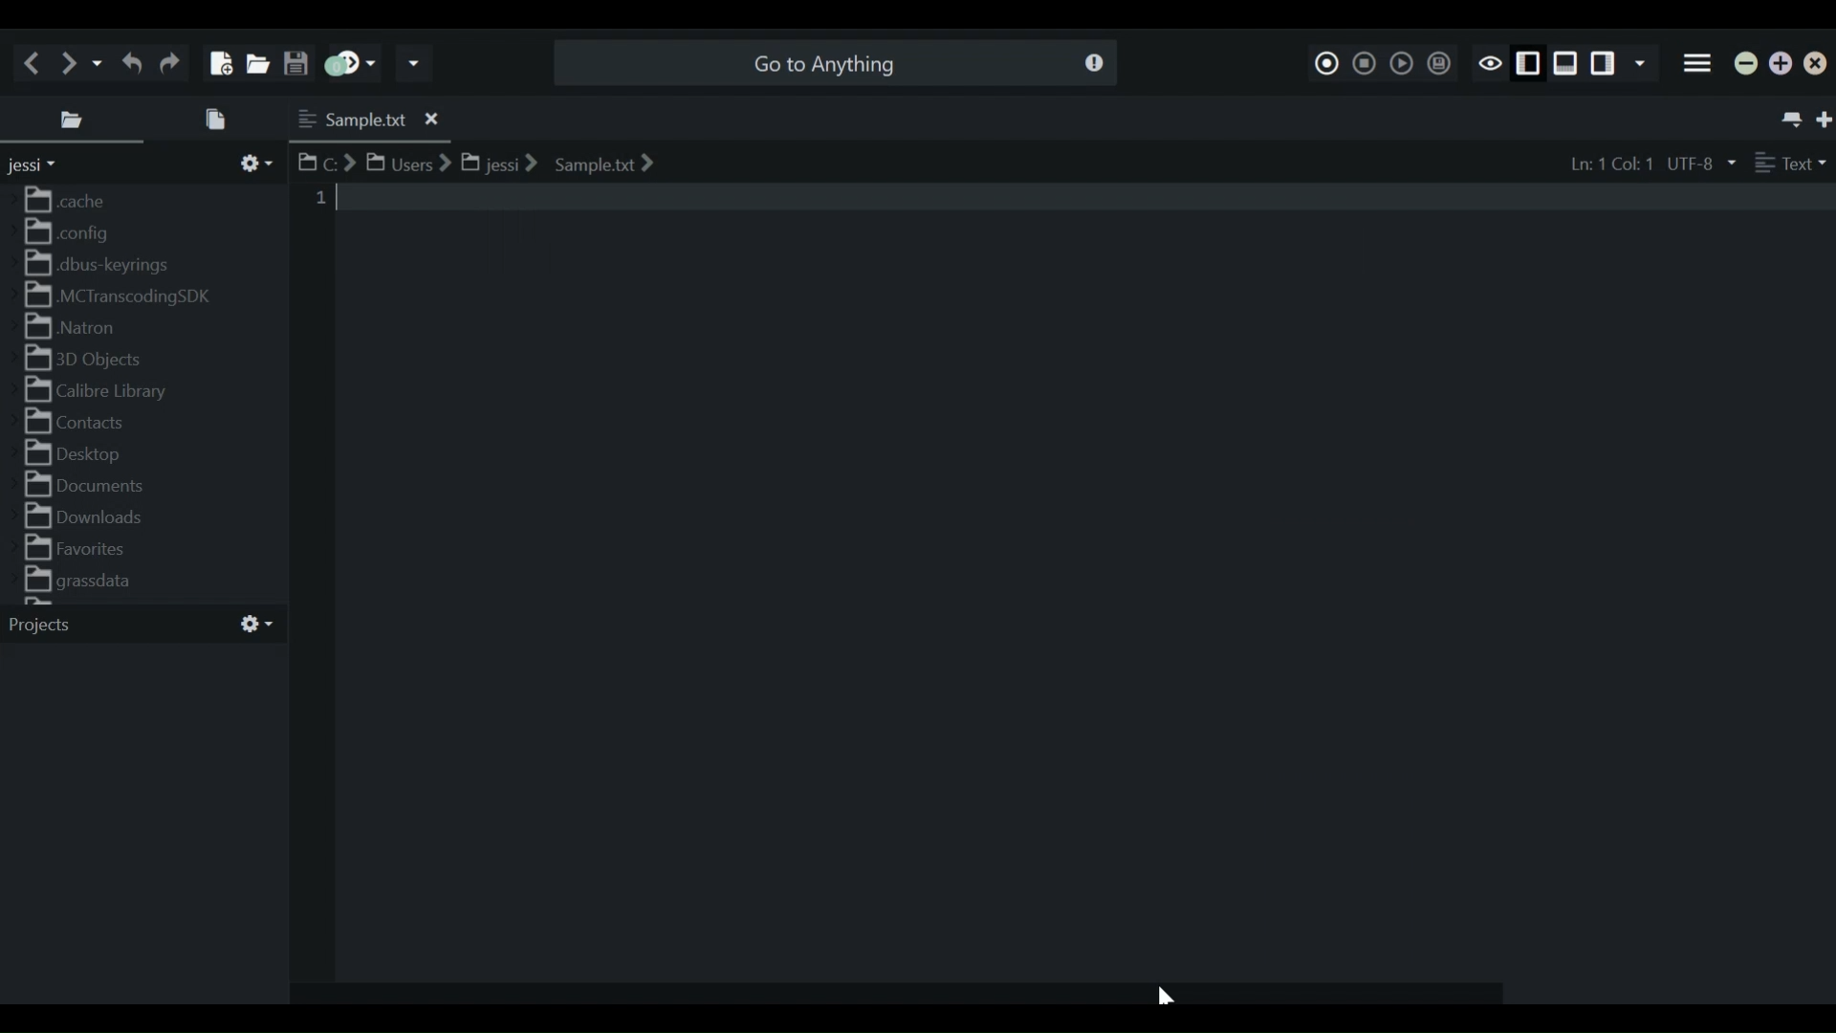 The height and width of the screenshot is (1033, 1836). What do you see at coordinates (477, 159) in the screenshot?
I see `Show in location` at bounding box center [477, 159].